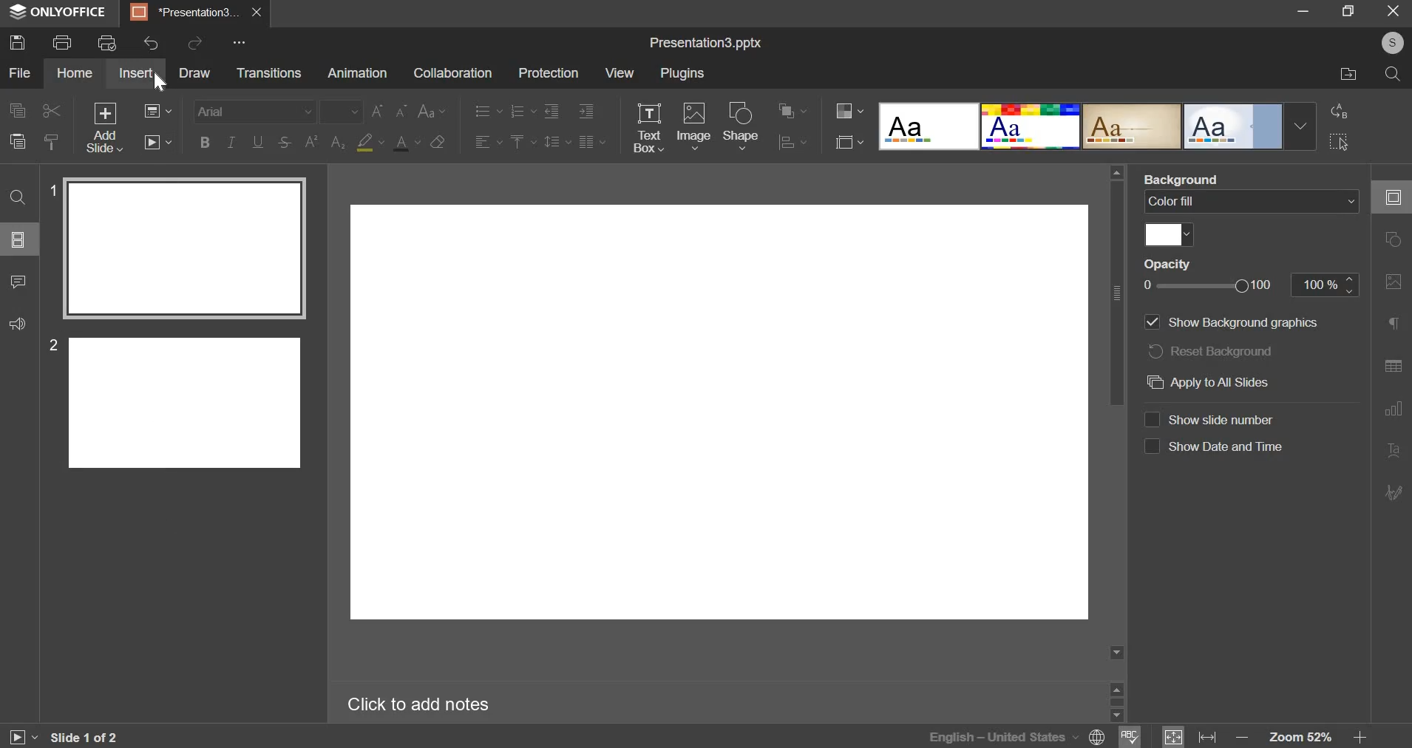 This screenshot has height=748, width=1412. Describe the element at coordinates (1300, 737) in the screenshot. I see `zoom 52%` at that location.